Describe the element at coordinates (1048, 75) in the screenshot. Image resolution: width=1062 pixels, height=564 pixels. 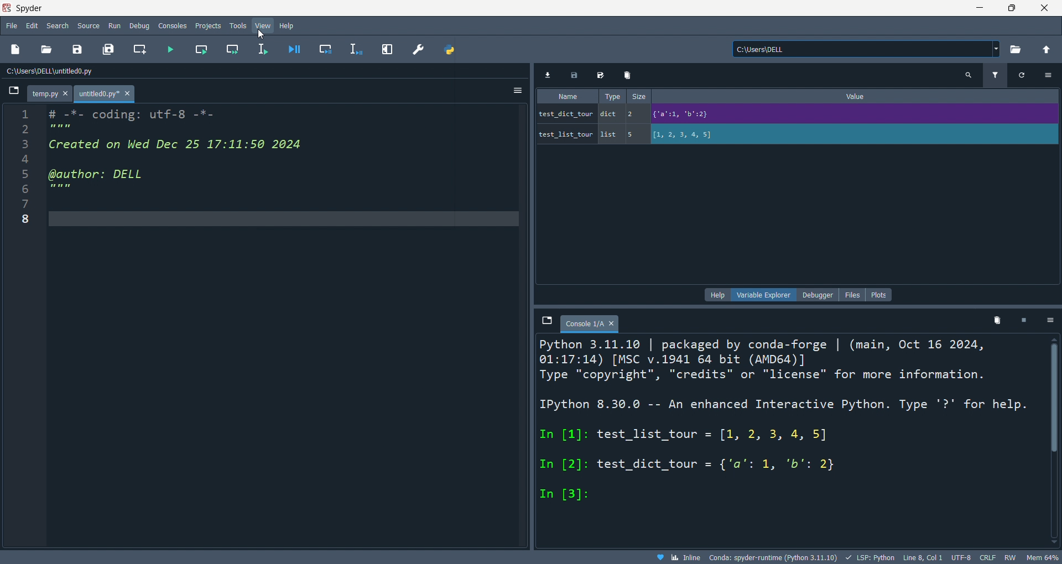
I see `options` at that location.